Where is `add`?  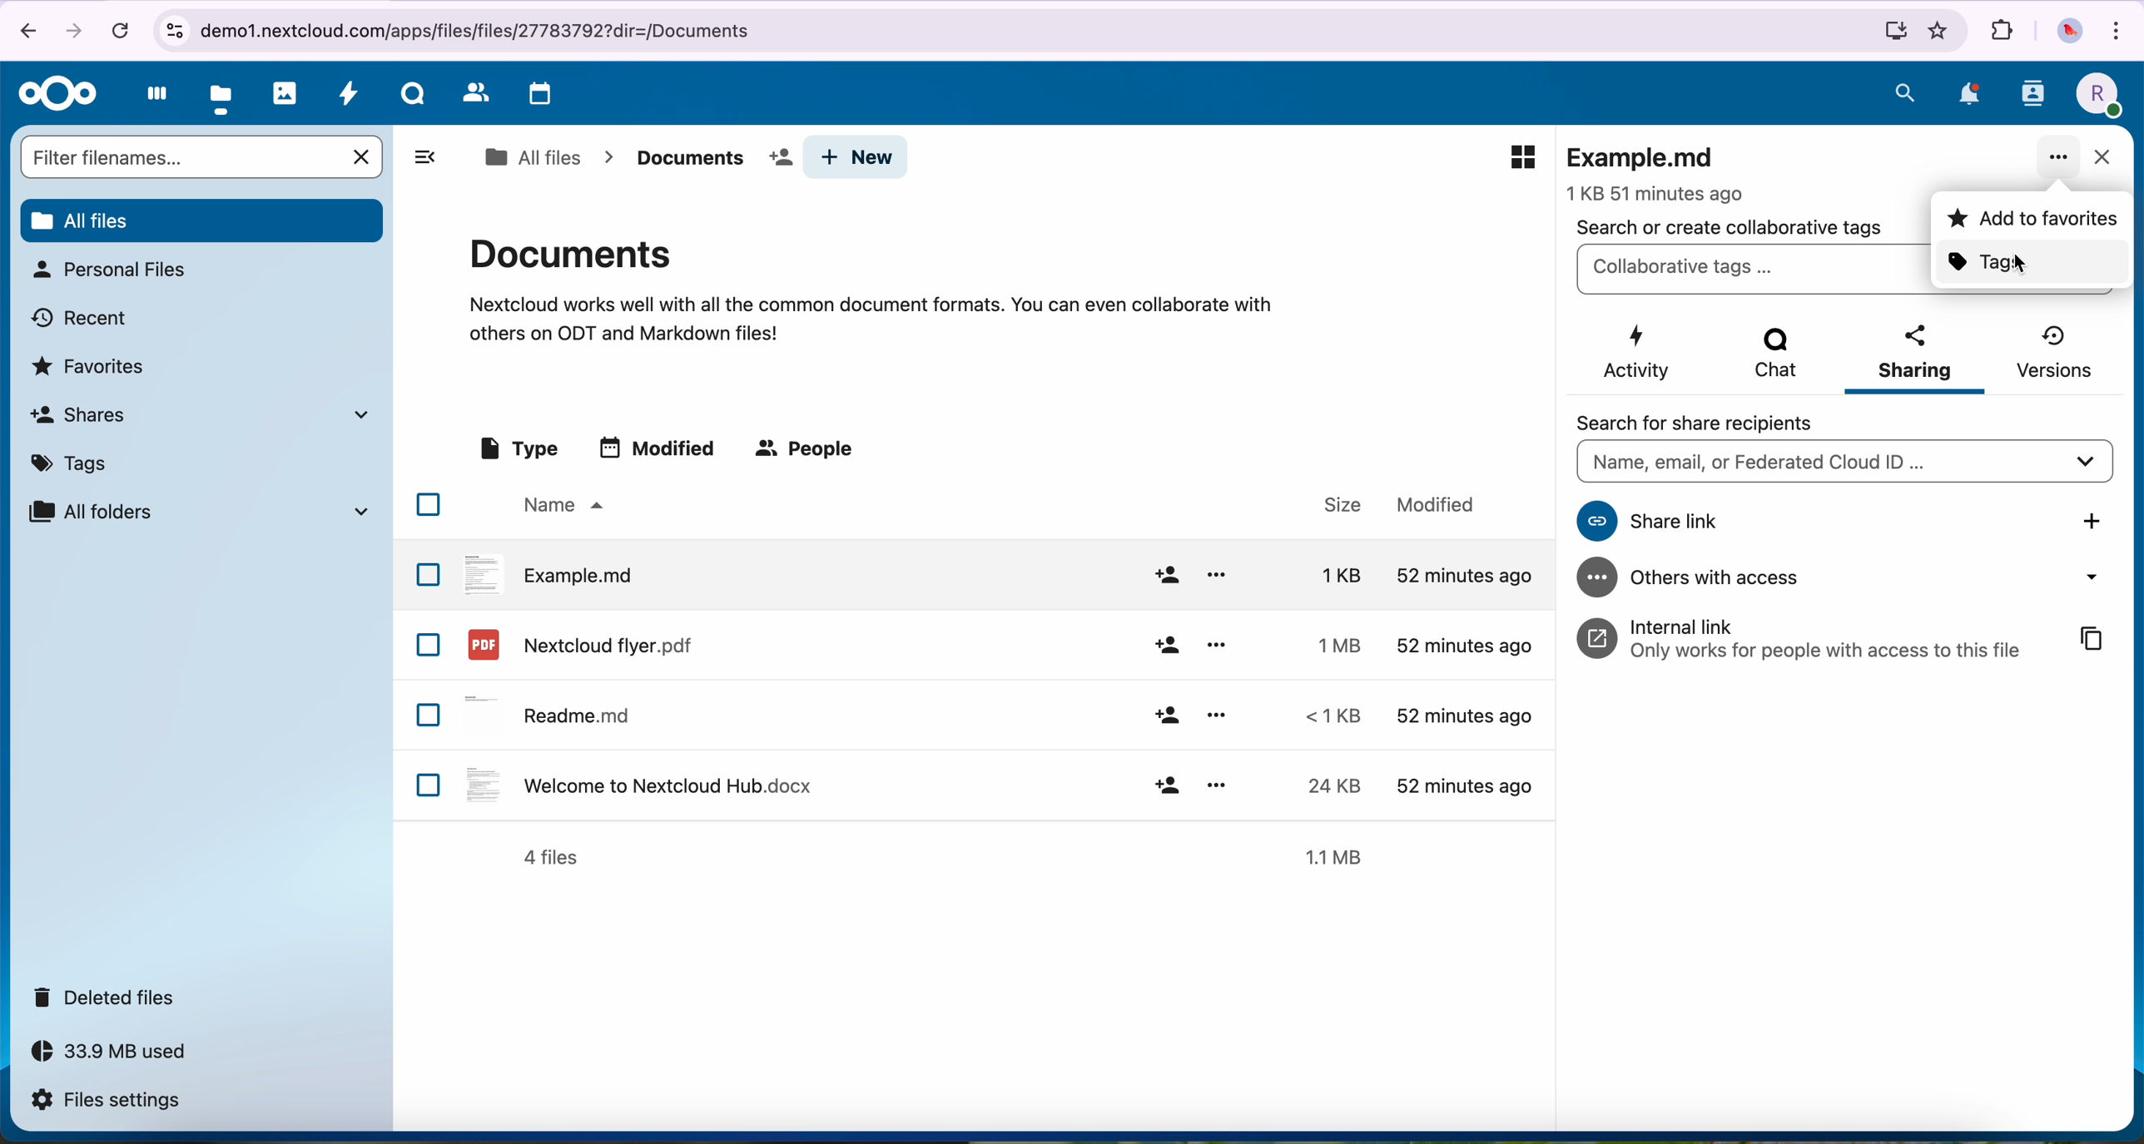
add is located at coordinates (1166, 646).